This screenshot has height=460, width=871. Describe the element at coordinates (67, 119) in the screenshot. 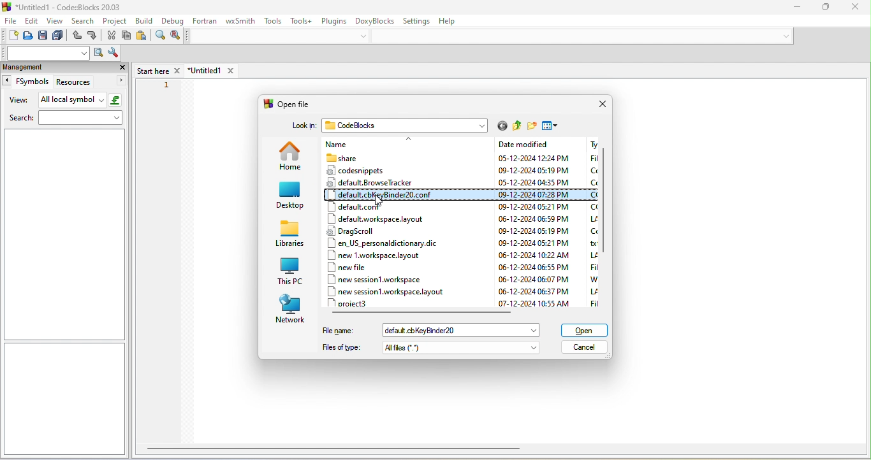

I see `search` at that location.